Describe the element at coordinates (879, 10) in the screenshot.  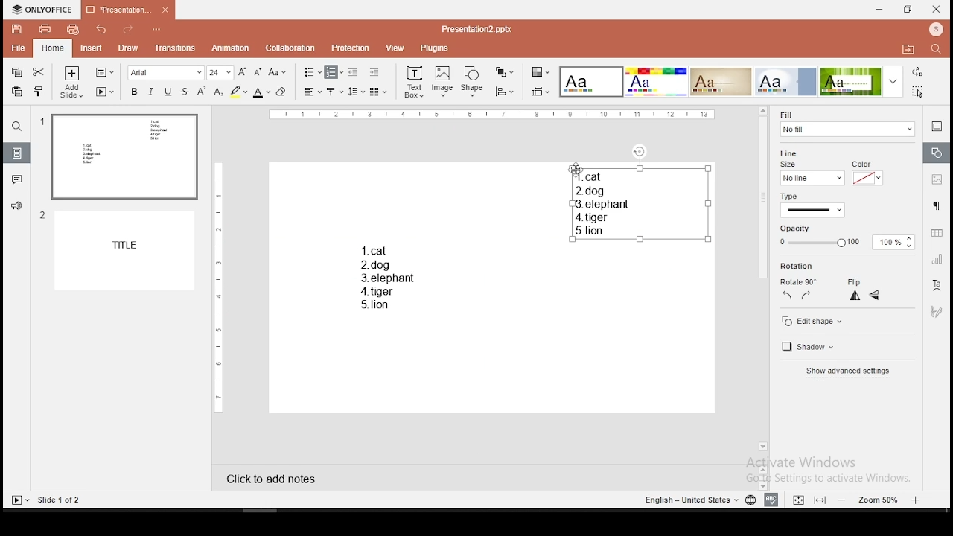
I see `minimize` at that location.